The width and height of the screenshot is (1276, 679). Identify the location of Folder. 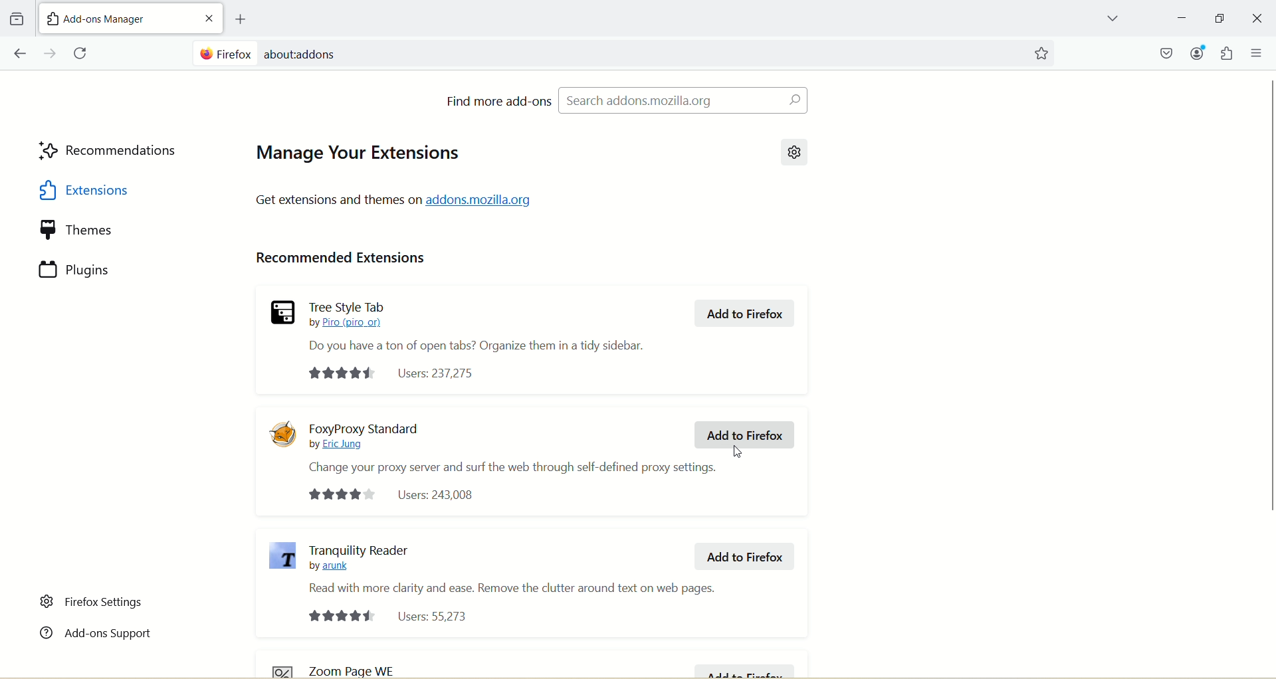
(16, 19).